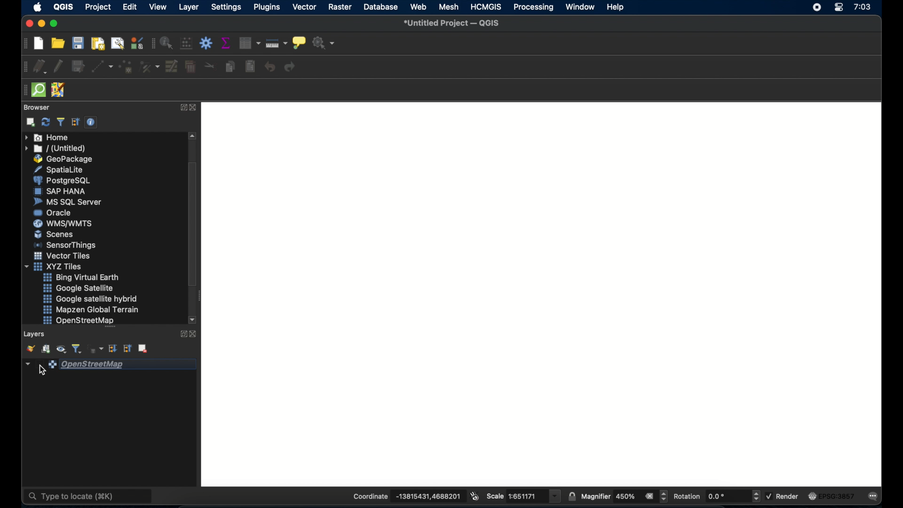  Describe the element at coordinates (266, 7) in the screenshot. I see `plugins` at that location.